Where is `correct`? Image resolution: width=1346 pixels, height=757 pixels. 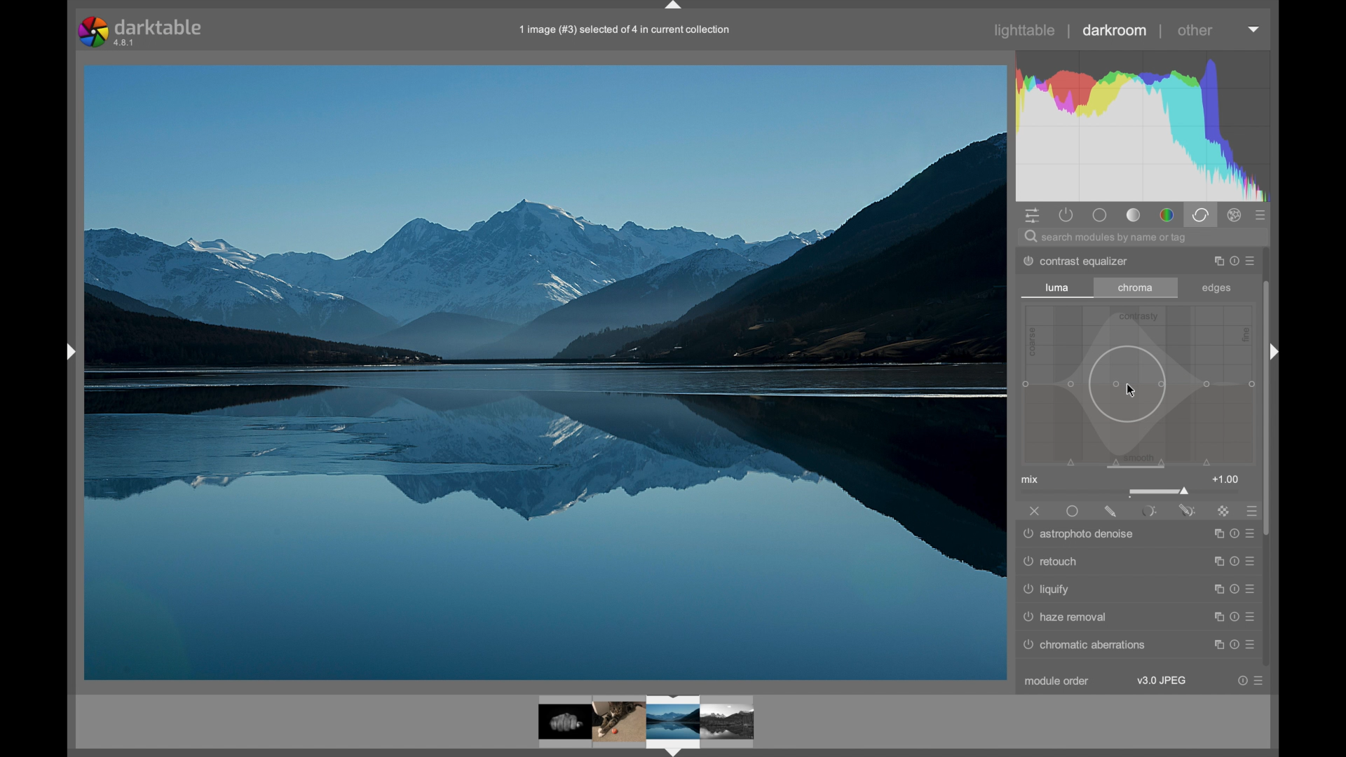
correct is located at coordinates (1200, 214).